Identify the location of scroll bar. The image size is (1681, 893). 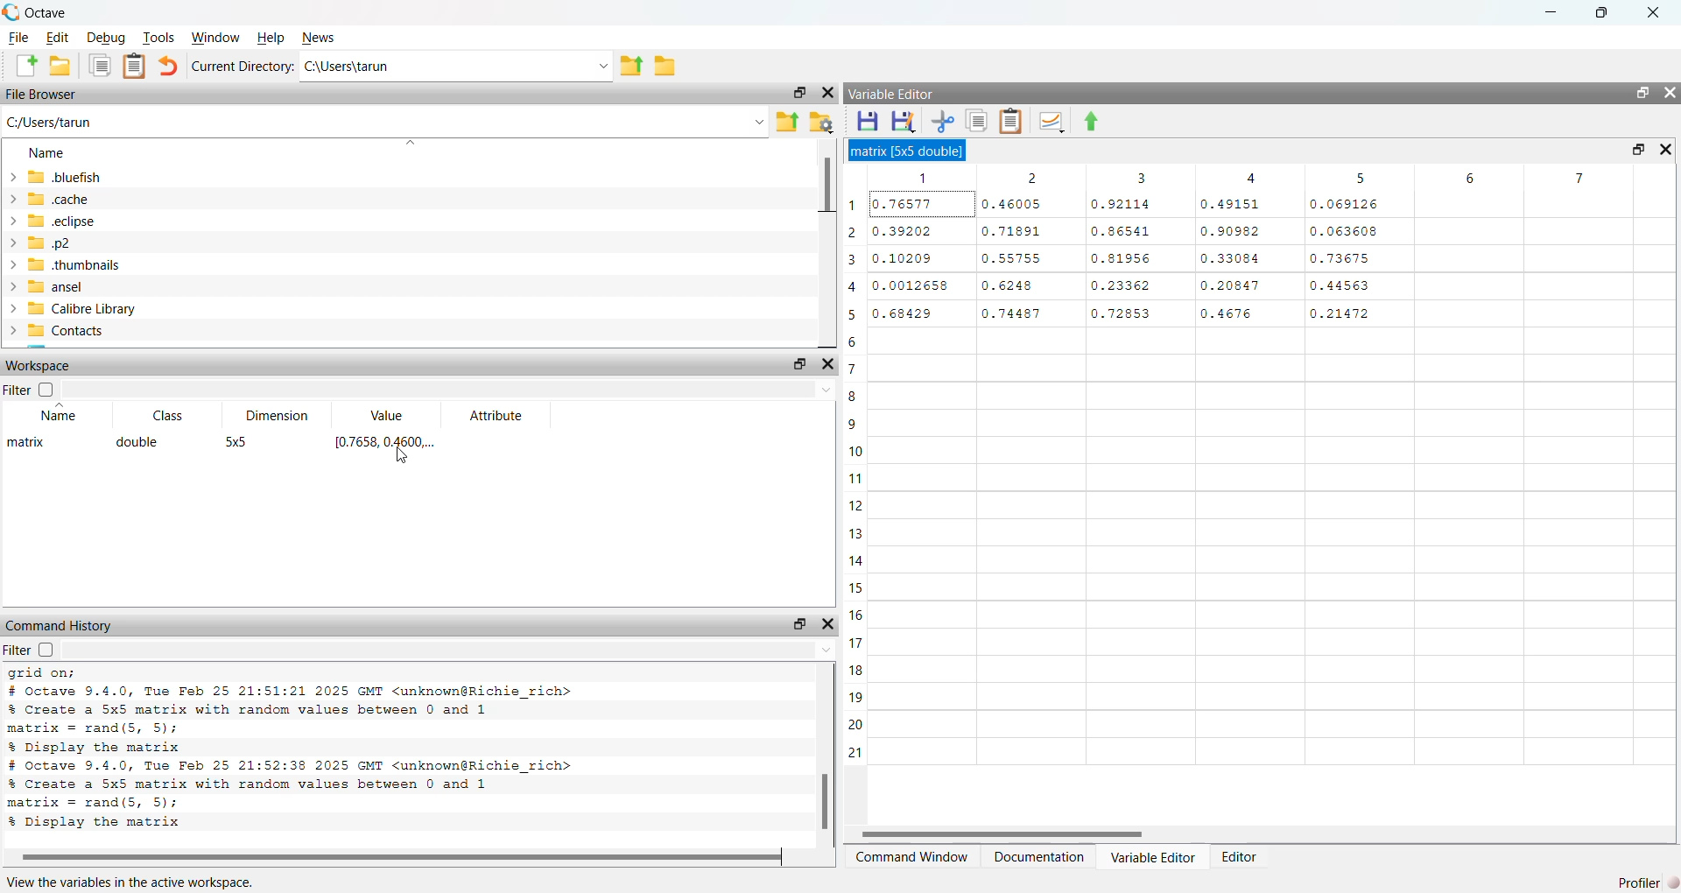
(1254, 833).